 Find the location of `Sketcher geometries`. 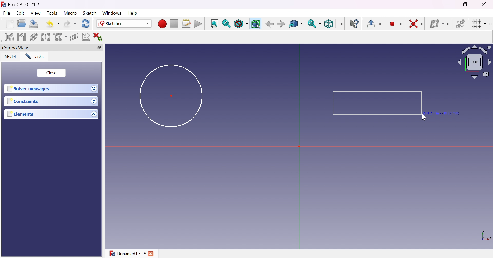

Sketcher geometries is located at coordinates (401, 24).